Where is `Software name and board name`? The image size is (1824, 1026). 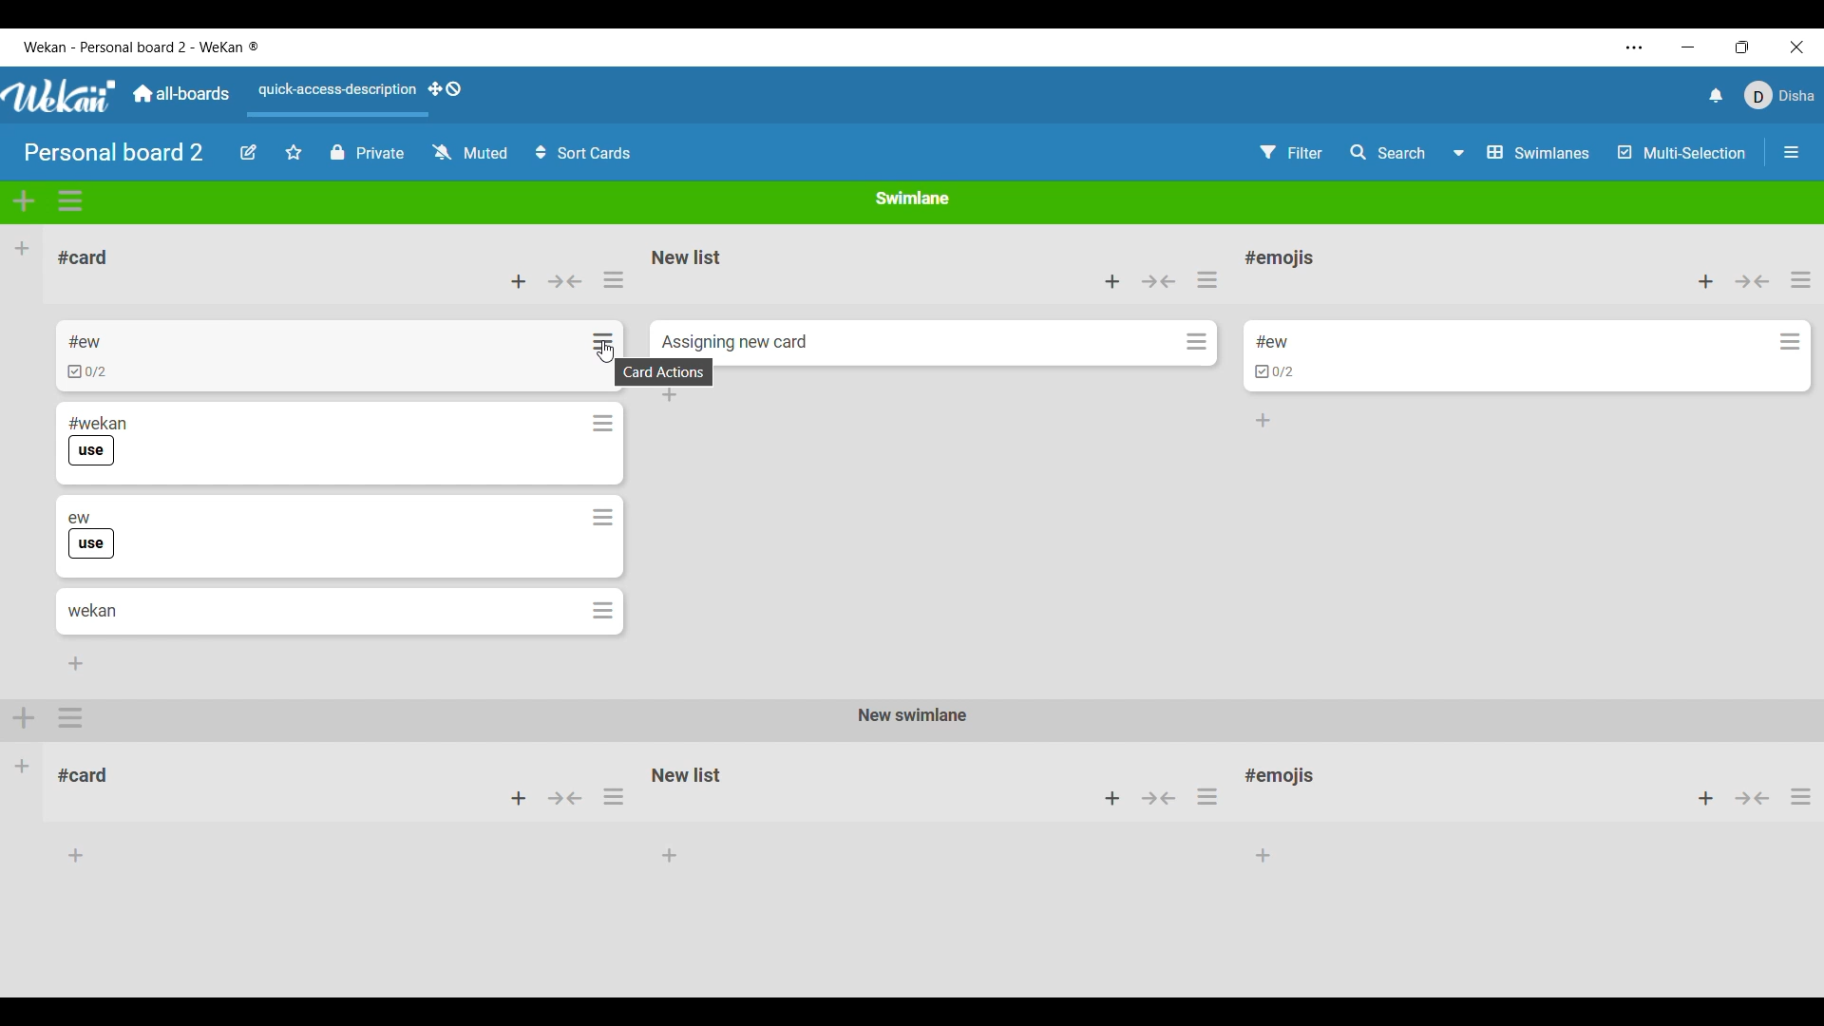 Software name and board name is located at coordinates (141, 47).